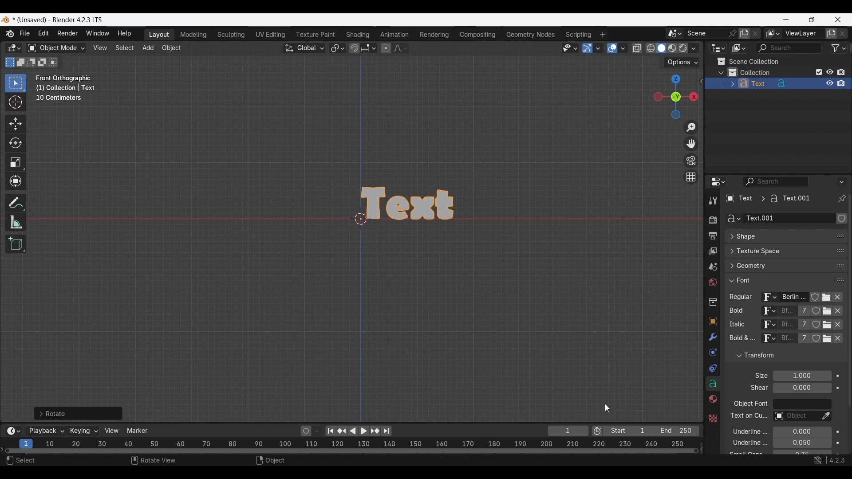  I want to click on Window menu, so click(98, 34).